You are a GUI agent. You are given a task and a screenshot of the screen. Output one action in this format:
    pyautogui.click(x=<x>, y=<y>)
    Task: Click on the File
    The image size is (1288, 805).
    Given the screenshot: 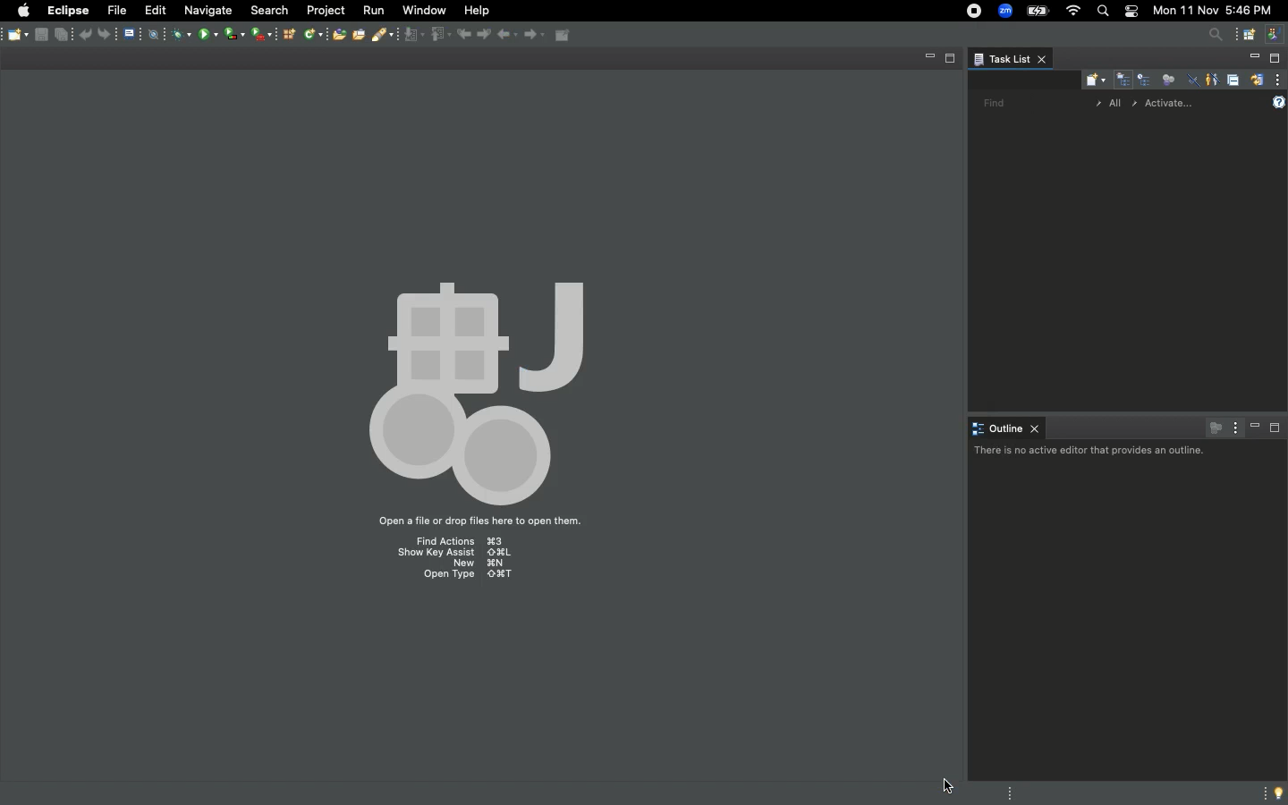 What is the action you would take?
    pyautogui.click(x=115, y=11)
    